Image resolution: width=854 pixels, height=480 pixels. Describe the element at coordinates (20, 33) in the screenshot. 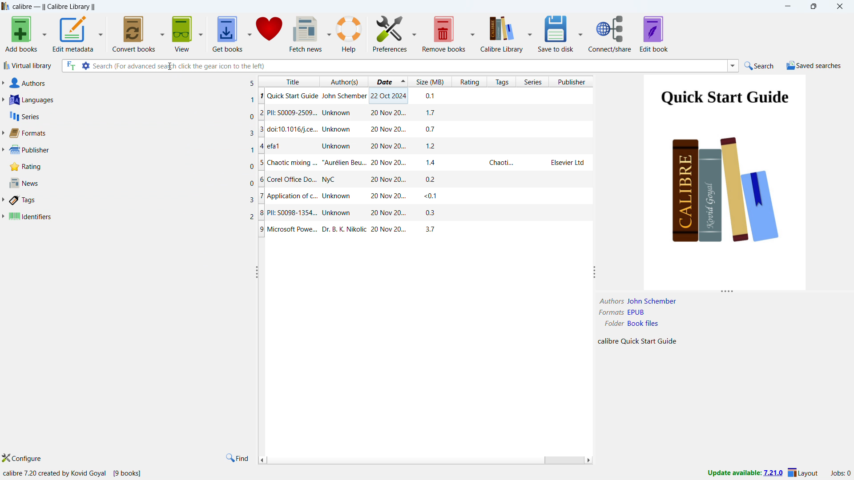

I see `add books` at that location.